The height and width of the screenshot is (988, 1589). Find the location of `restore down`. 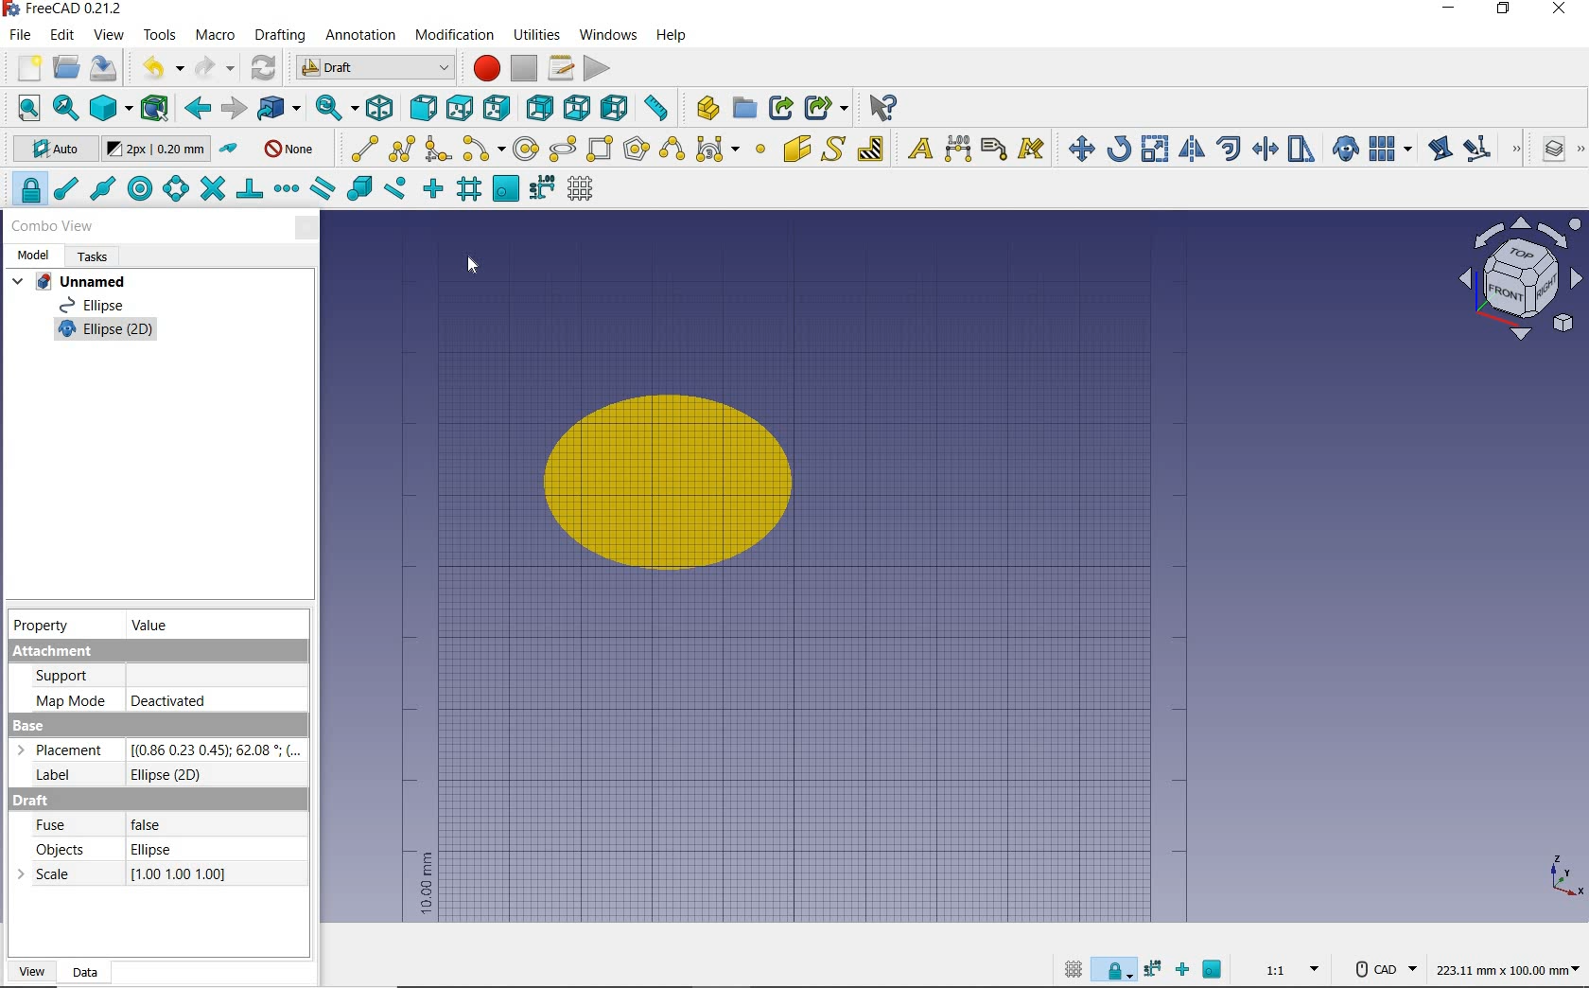

restore down is located at coordinates (1504, 9).